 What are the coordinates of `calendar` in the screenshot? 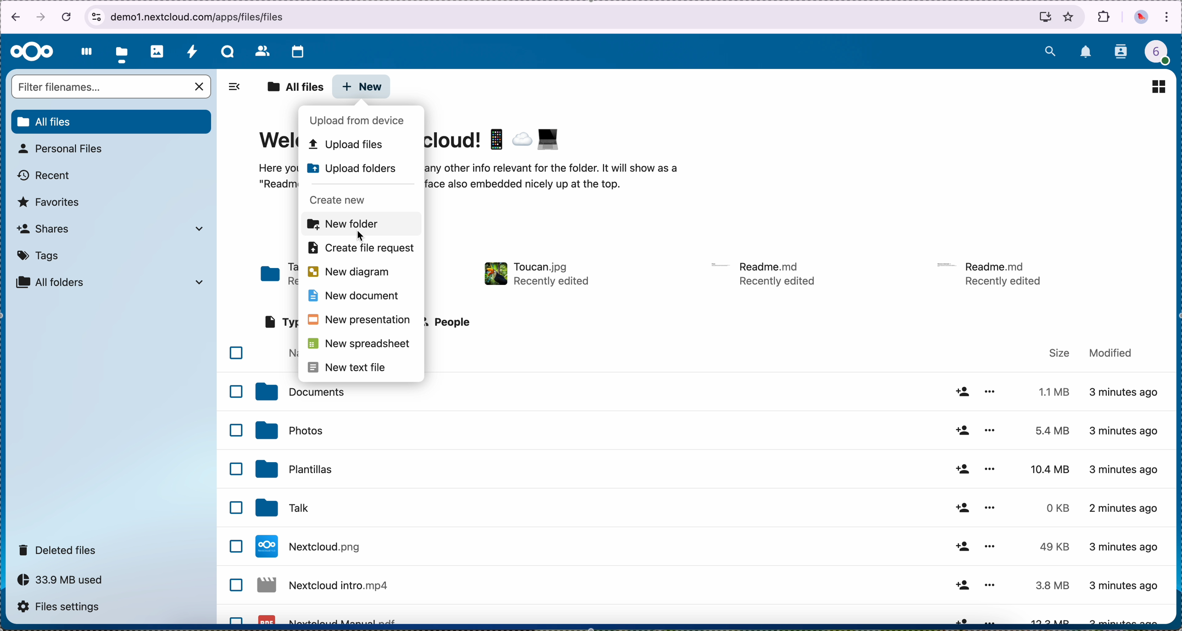 It's located at (297, 53).